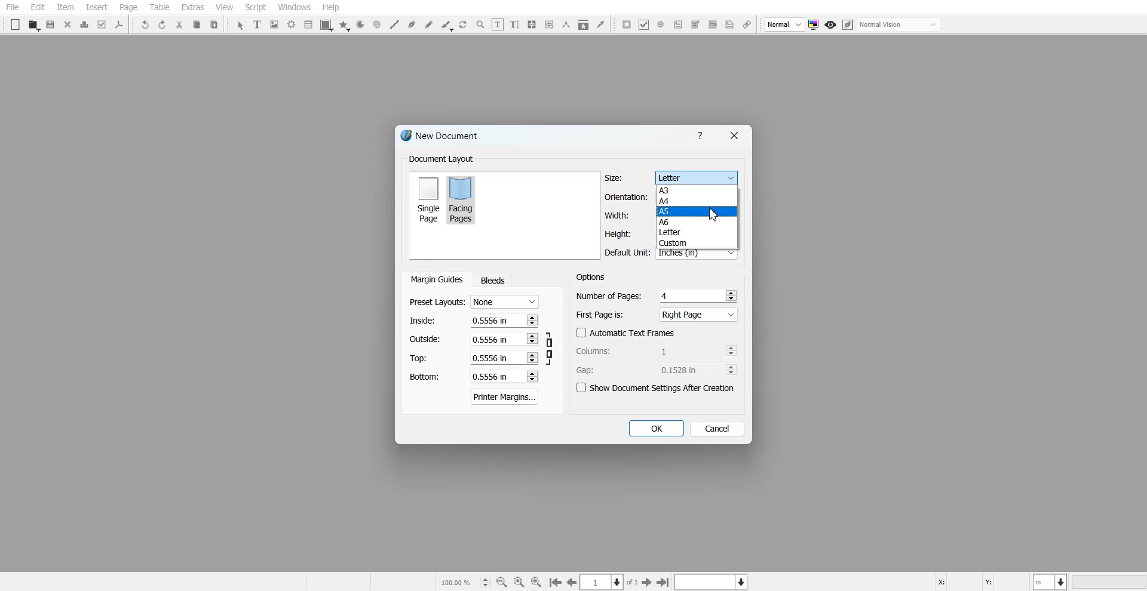 The width and height of the screenshot is (1147, 591). Describe the element at coordinates (666, 295) in the screenshot. I see `4` at that location.